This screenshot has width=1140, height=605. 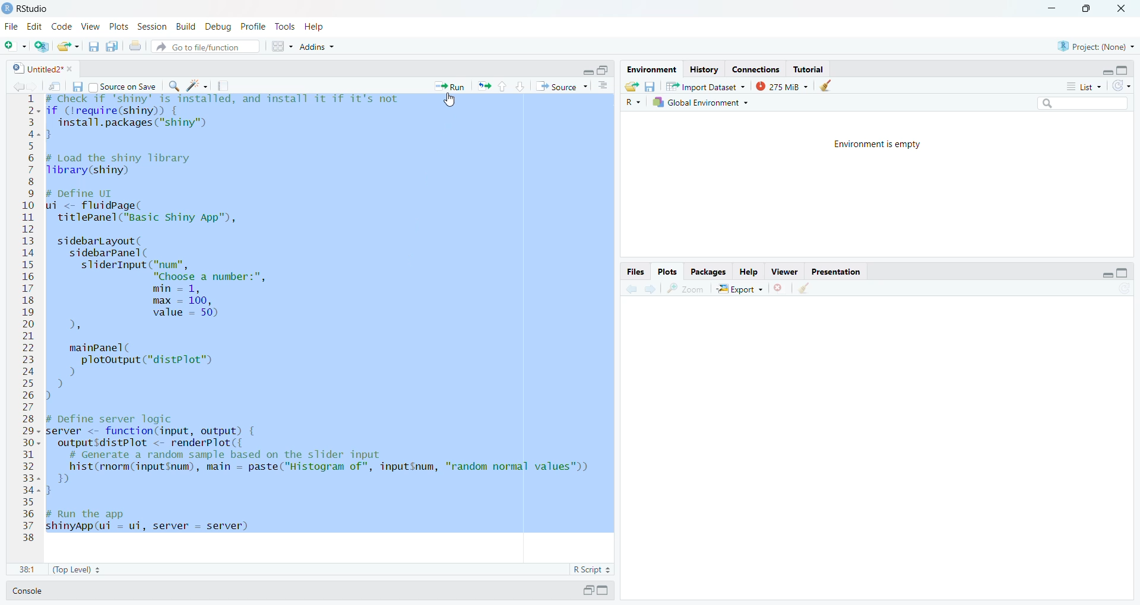 I want to click on Addins, so click(x=318, y=46).